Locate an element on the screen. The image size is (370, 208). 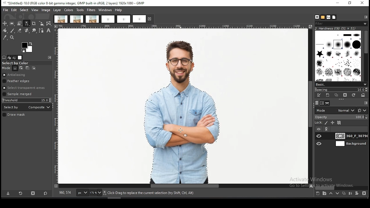
add to the current selection is located at coordinates (21, 68).